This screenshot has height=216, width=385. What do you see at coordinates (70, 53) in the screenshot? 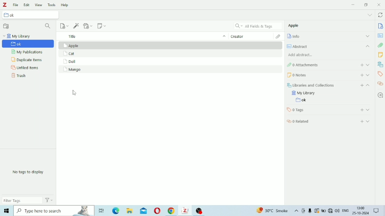
I see `Cat` at bounding box center [70, 53].